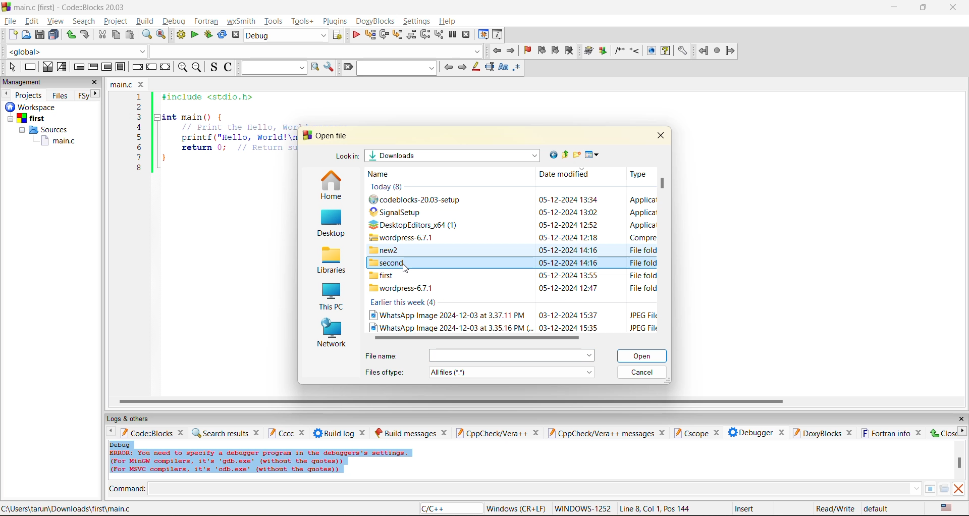 This screenshot has height=516, width=969. I want to click on close , so click(954, 8).